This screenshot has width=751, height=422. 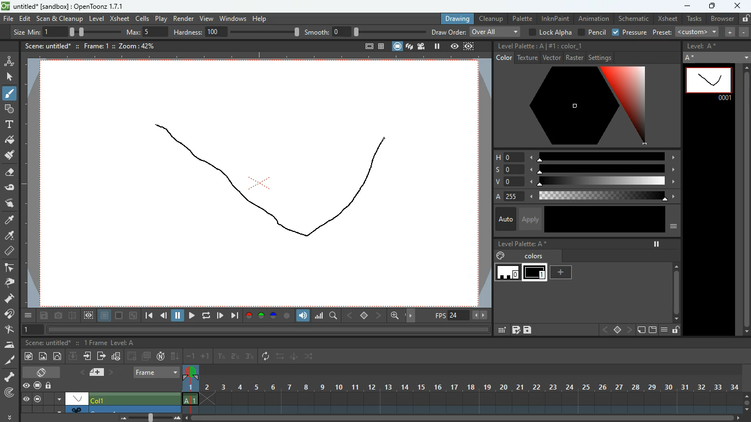 I want to click on scroll, so click(x=467, y=419).